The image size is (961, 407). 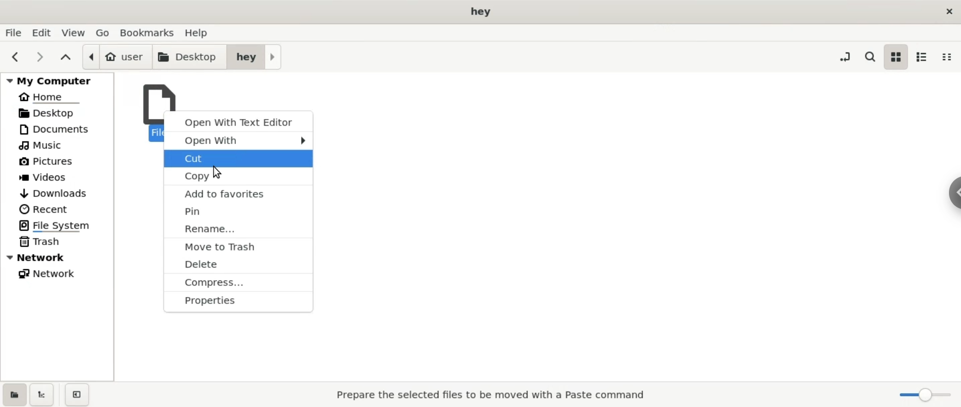 I want to click on delete, so click(x=239, y=264).